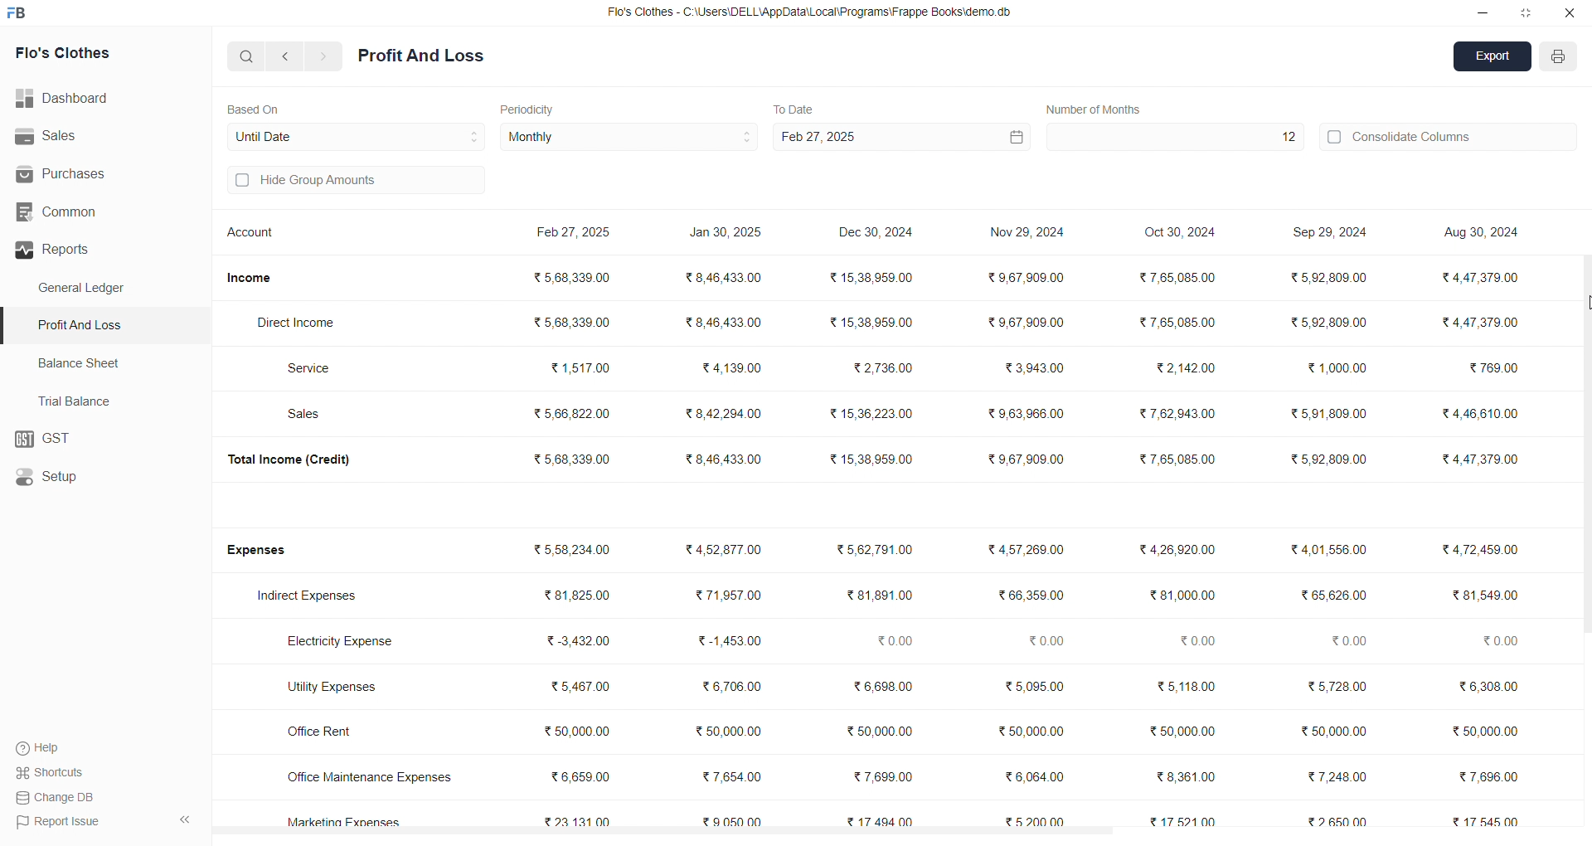 Image resolution: width=1592 pixels, height=846 pixels. I want to click on Profit And Loss, so click(421, 56).